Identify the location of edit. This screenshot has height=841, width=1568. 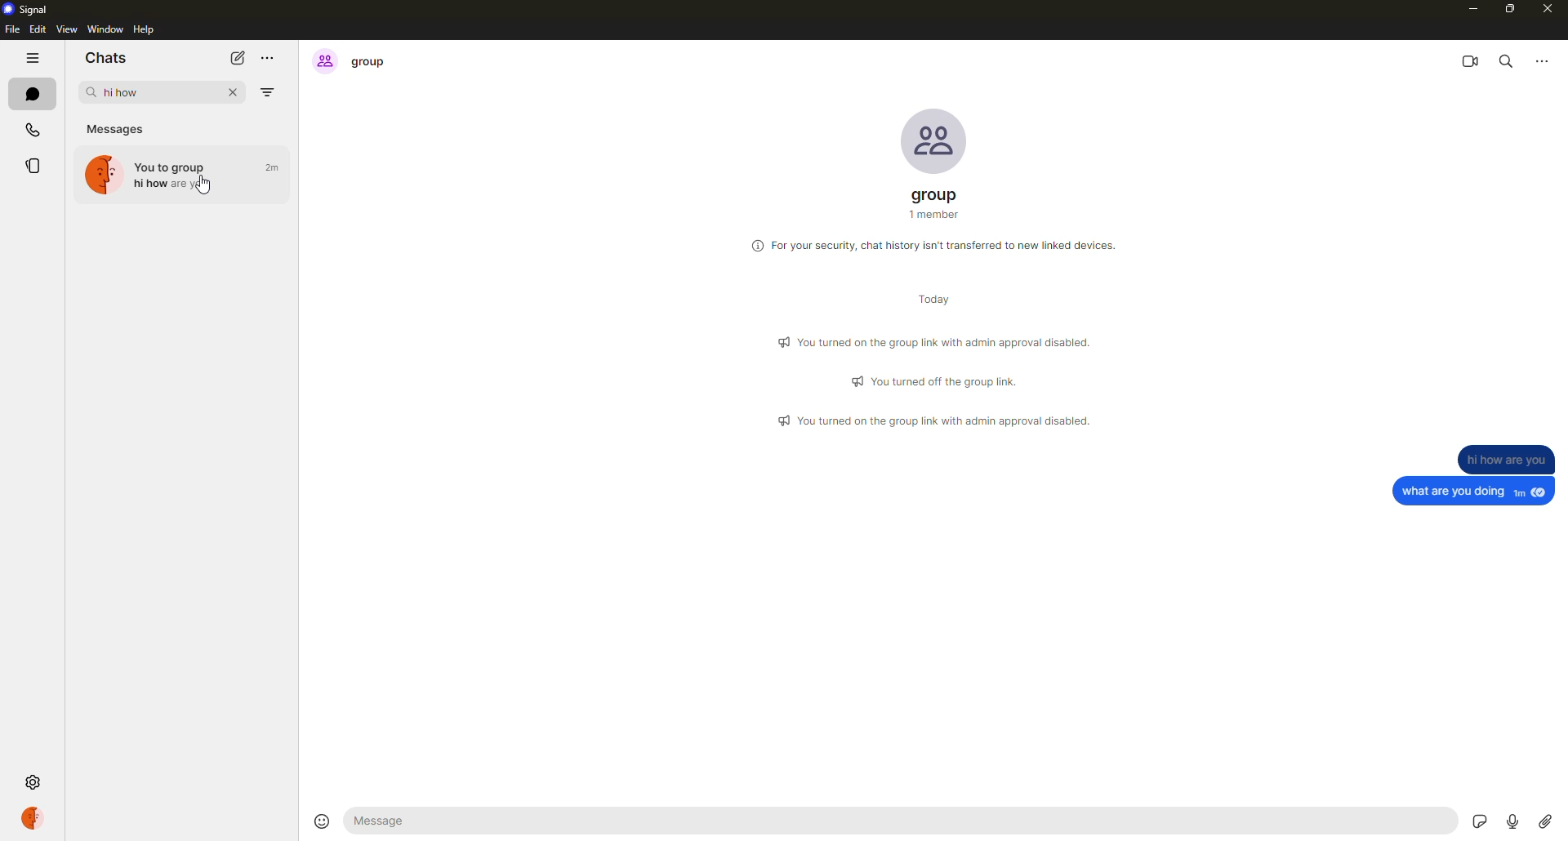
(38, 29).